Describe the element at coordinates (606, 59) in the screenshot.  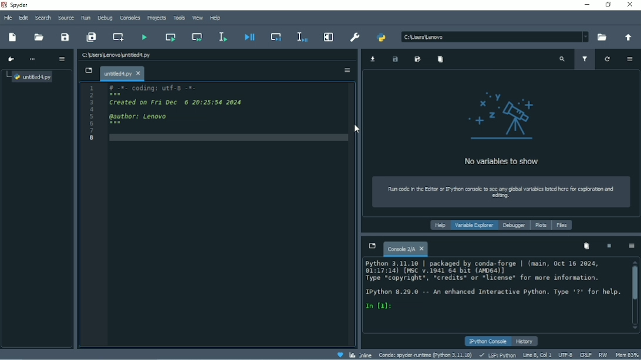
I see `Refresh variables` at that location.